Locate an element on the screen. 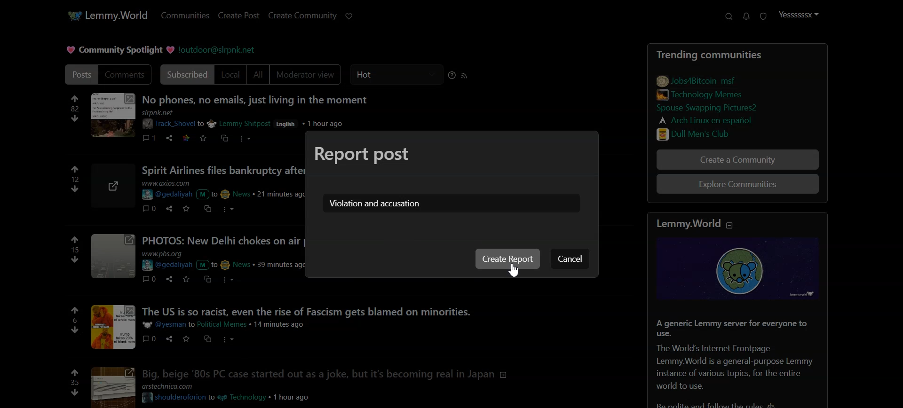  55707 is located at coordinates (76, 188).